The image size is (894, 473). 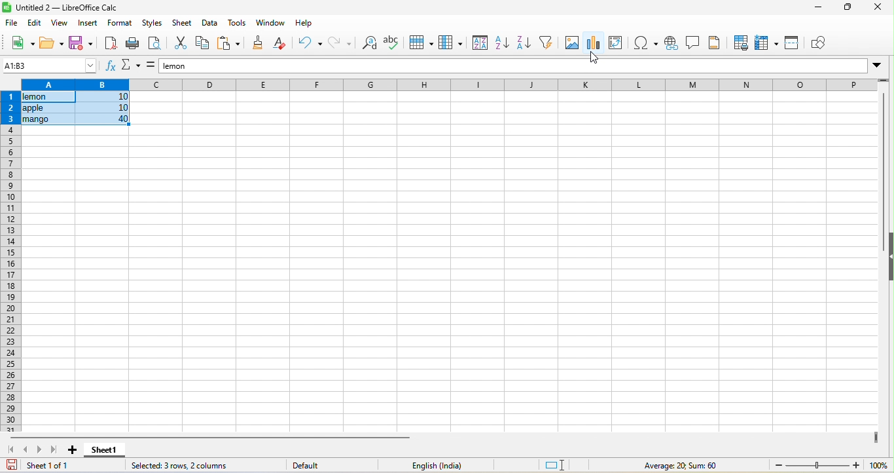 I want to click on scroll to first sheet, so click(x=12, y=450).